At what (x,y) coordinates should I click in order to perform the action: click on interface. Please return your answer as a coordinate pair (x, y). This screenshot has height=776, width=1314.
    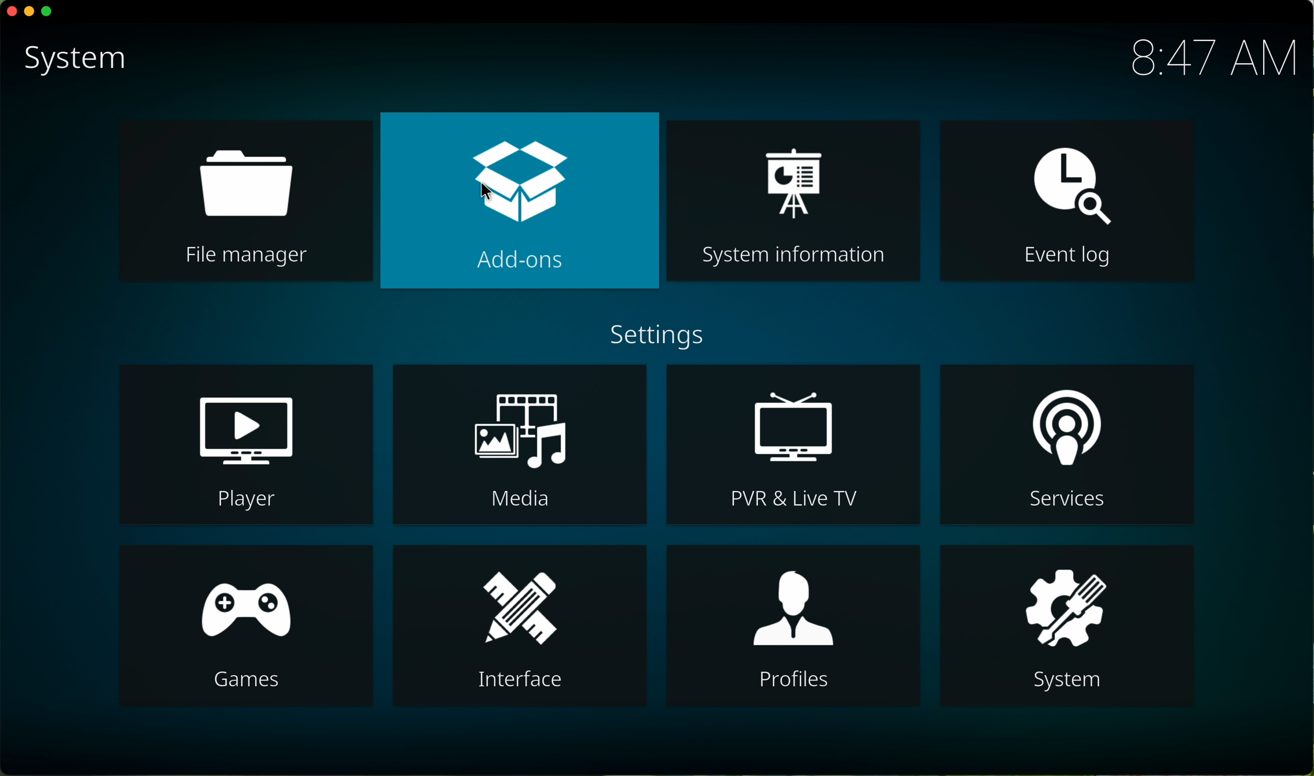
    Looking at the image, I should click on (522, 625).